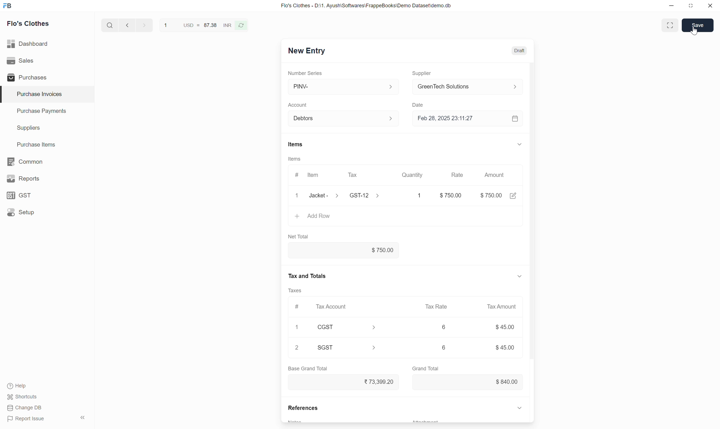 Image resolution: width=720 pixels, height=429 pixels. What do you see at coordinates (83, 417) in the screenshot?
I see `Collapse` at bounding box center [83, 417].